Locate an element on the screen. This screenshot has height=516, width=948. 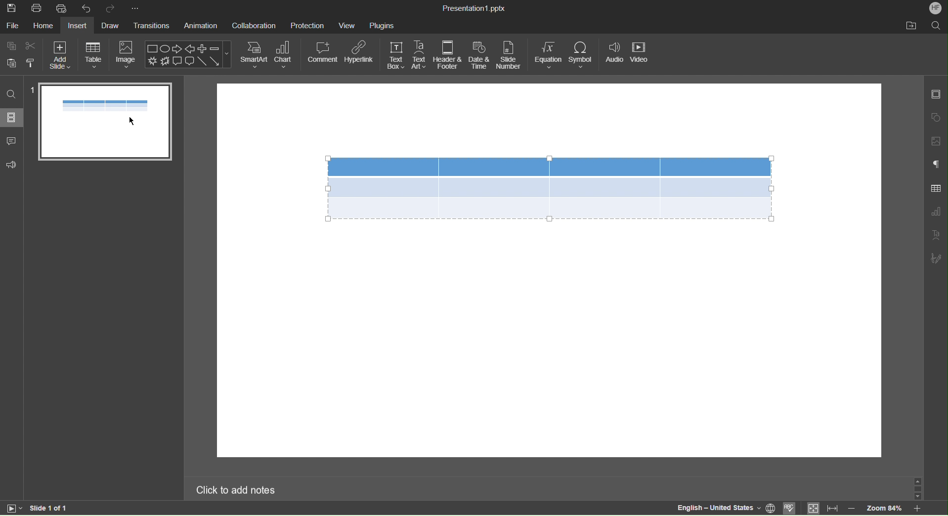
SmartArt is located at coordinates (255, 54).